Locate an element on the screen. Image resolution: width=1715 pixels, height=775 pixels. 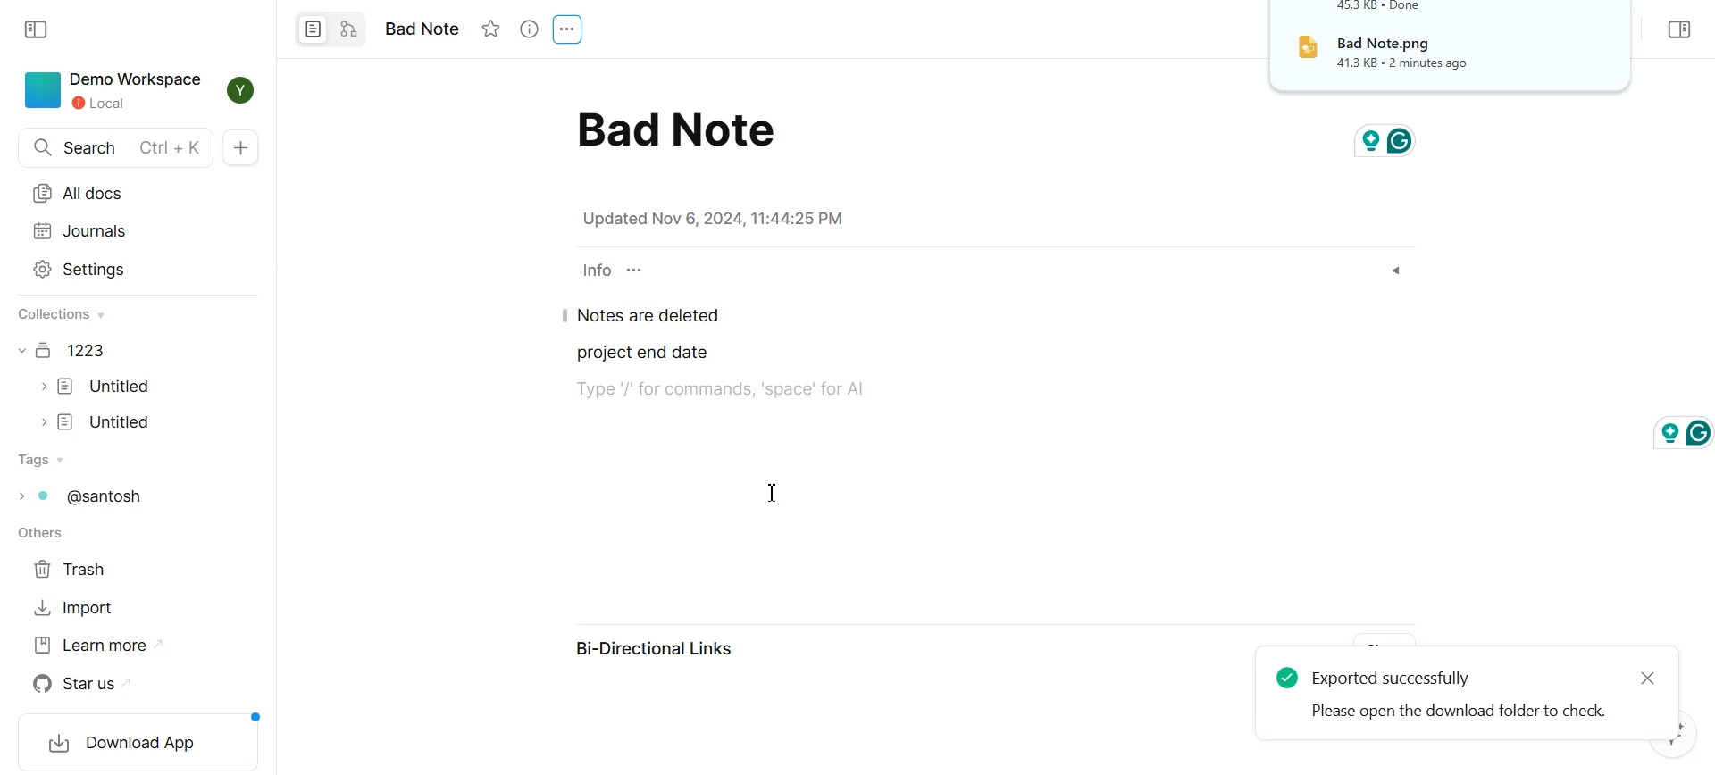
Tags is located at coordinates (40, 460).